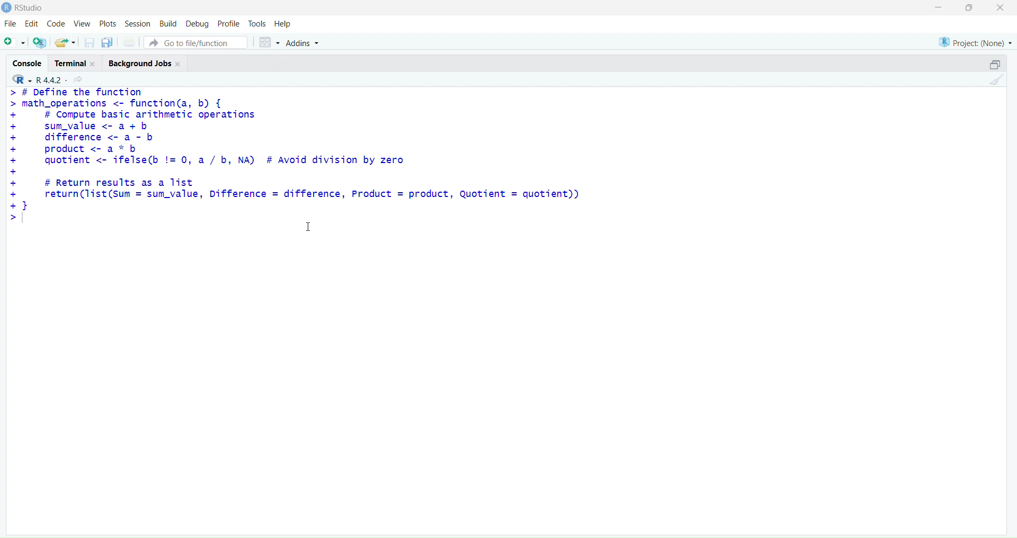  I want to click on Create a project, so click(39, 41).